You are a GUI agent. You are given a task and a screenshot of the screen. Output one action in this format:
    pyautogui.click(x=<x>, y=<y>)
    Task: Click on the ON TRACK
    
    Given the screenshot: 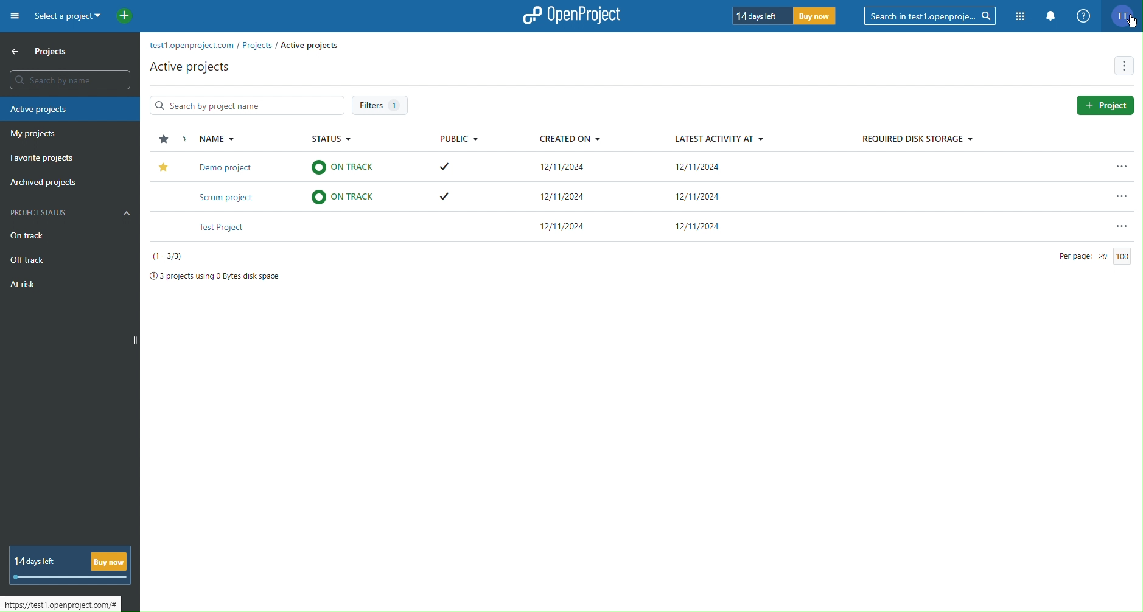 What is the action you would take?
    pyautogui.click(x=344, y=168)
    